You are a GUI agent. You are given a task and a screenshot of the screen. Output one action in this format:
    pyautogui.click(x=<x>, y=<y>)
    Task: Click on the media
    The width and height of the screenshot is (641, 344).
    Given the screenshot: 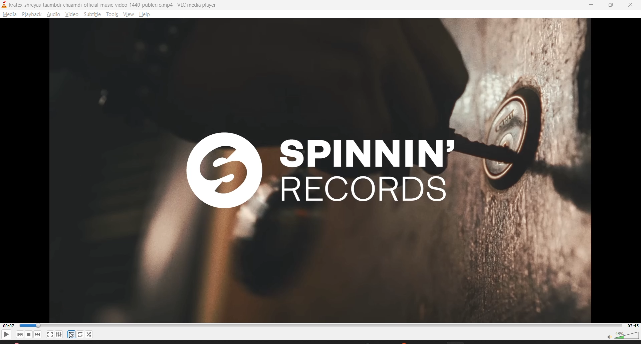 What is the action you would take?
    pyautogui.click(x=9, y=15)
    